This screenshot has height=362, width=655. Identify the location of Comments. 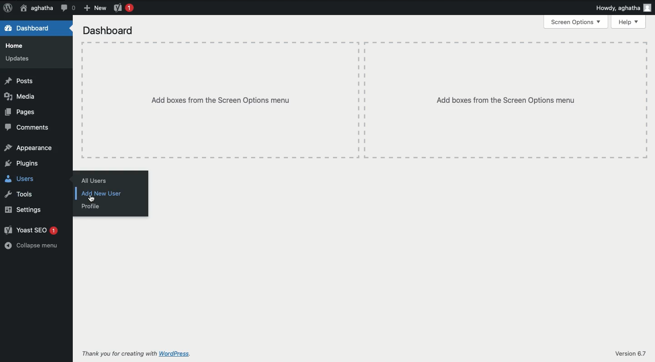
(26, 127).